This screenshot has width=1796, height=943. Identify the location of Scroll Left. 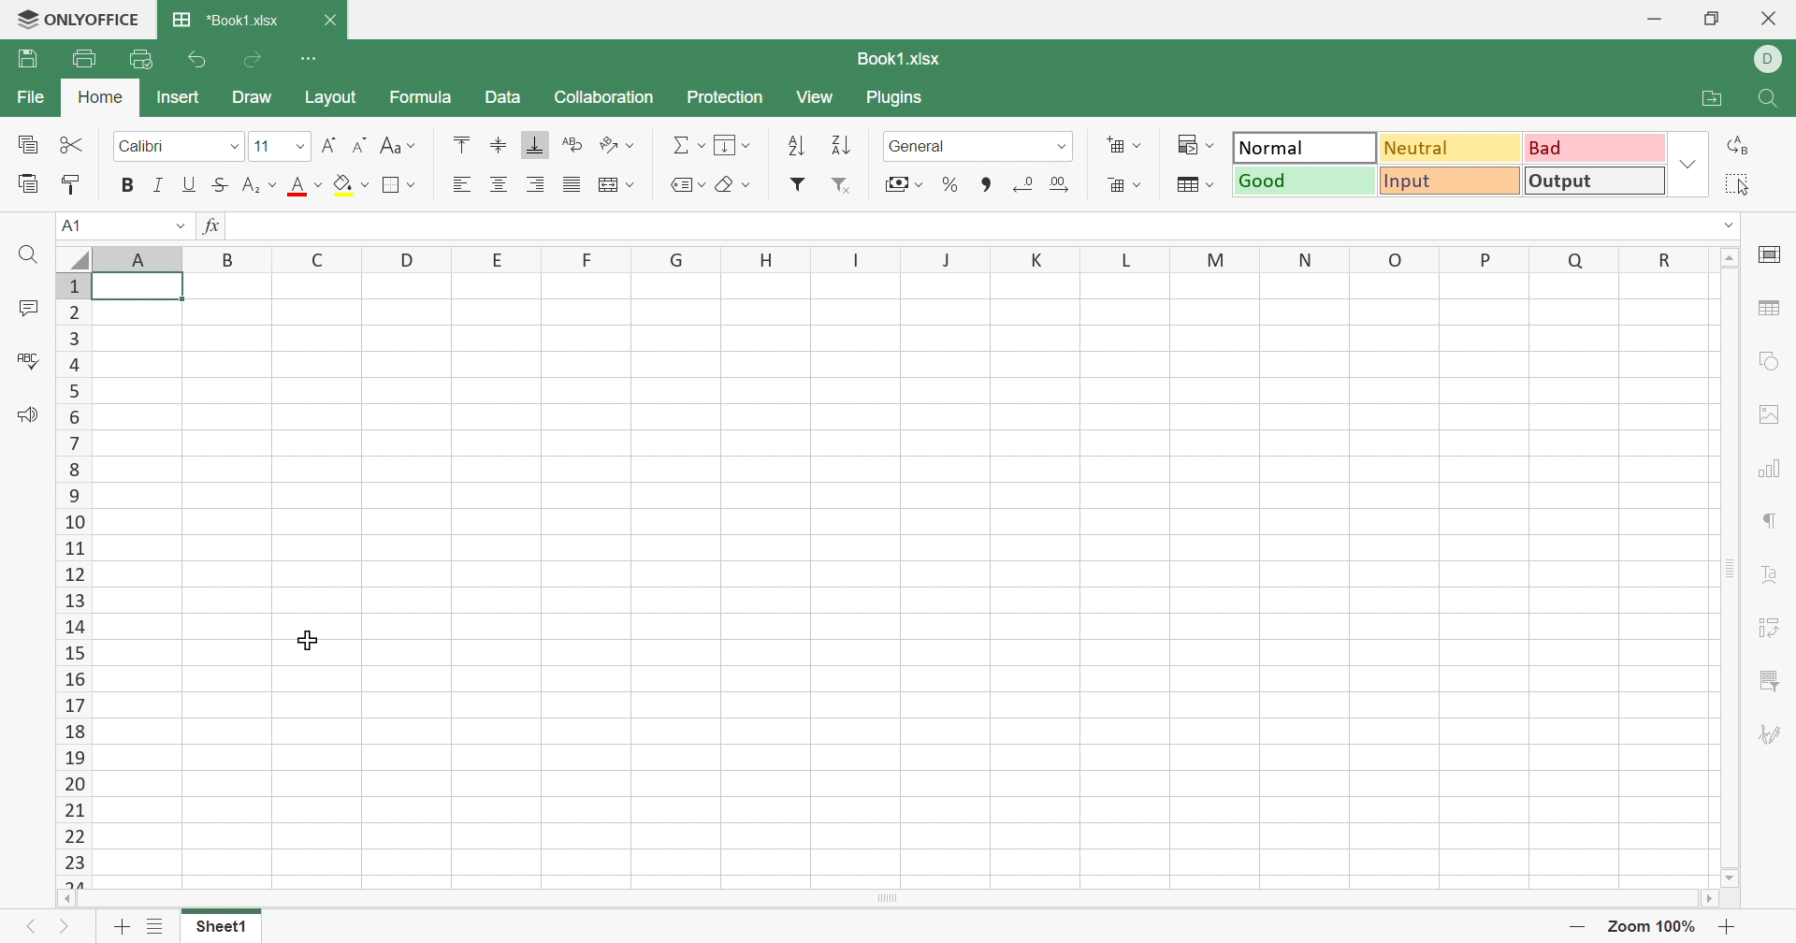
(67, 899).